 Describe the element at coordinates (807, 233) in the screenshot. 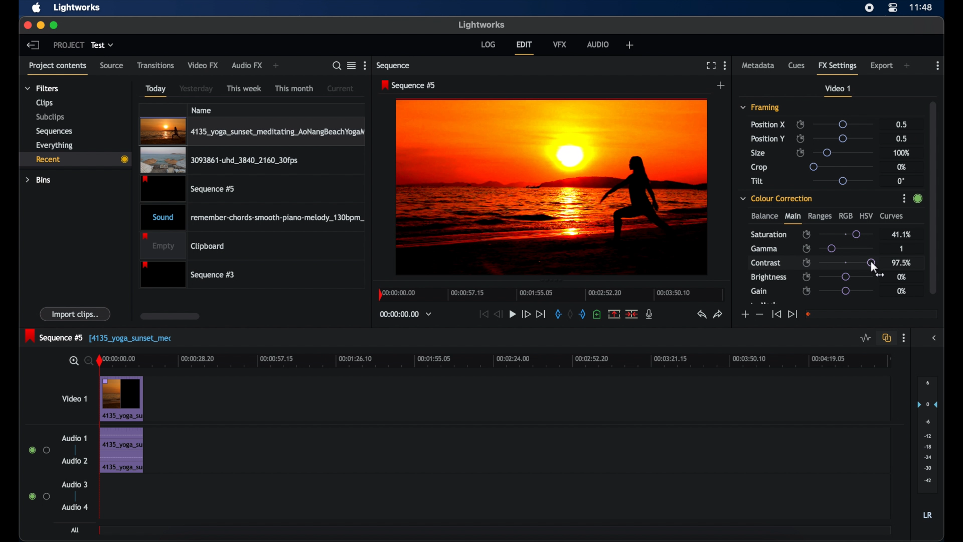

I see `enable/disbale keyframes` at that location.